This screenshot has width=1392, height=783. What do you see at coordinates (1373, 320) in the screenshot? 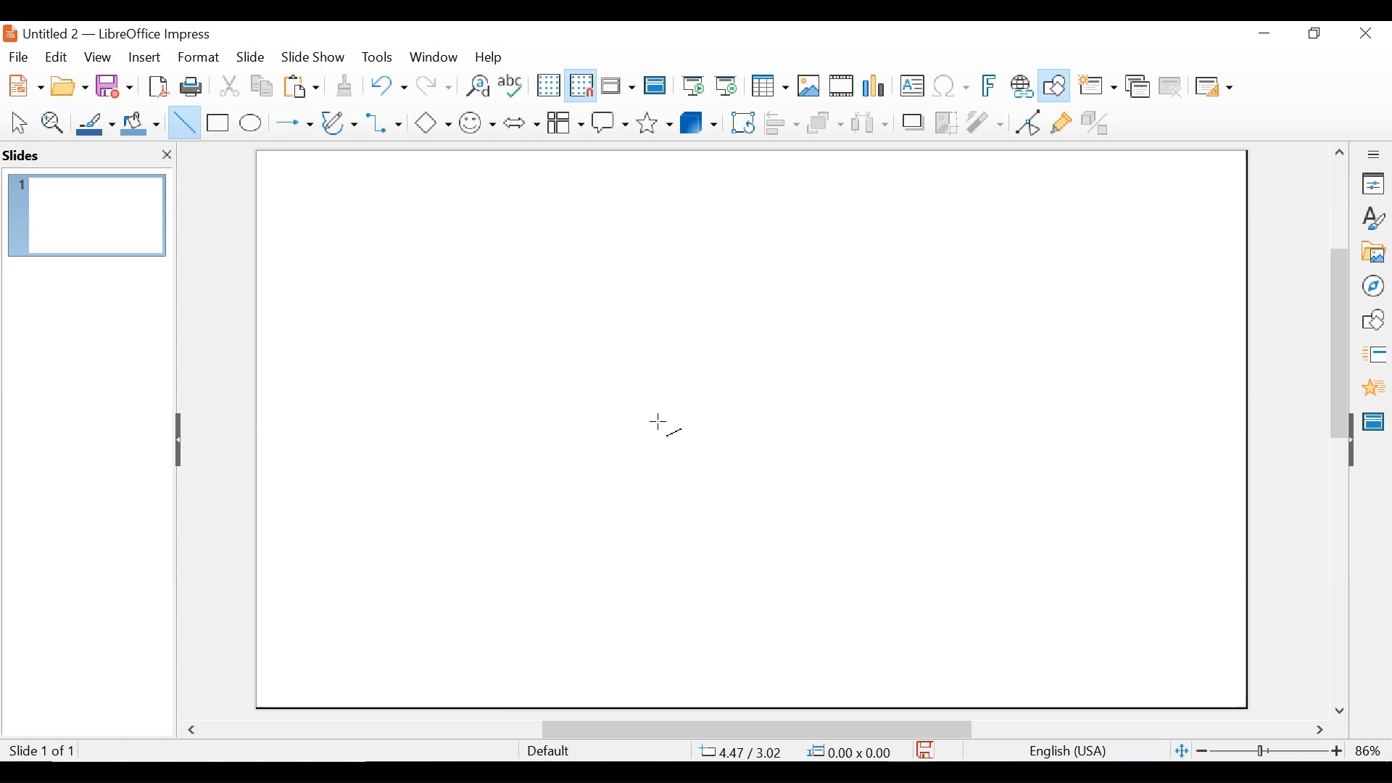
I see `Shapes` at bounding box center [1373, 320].